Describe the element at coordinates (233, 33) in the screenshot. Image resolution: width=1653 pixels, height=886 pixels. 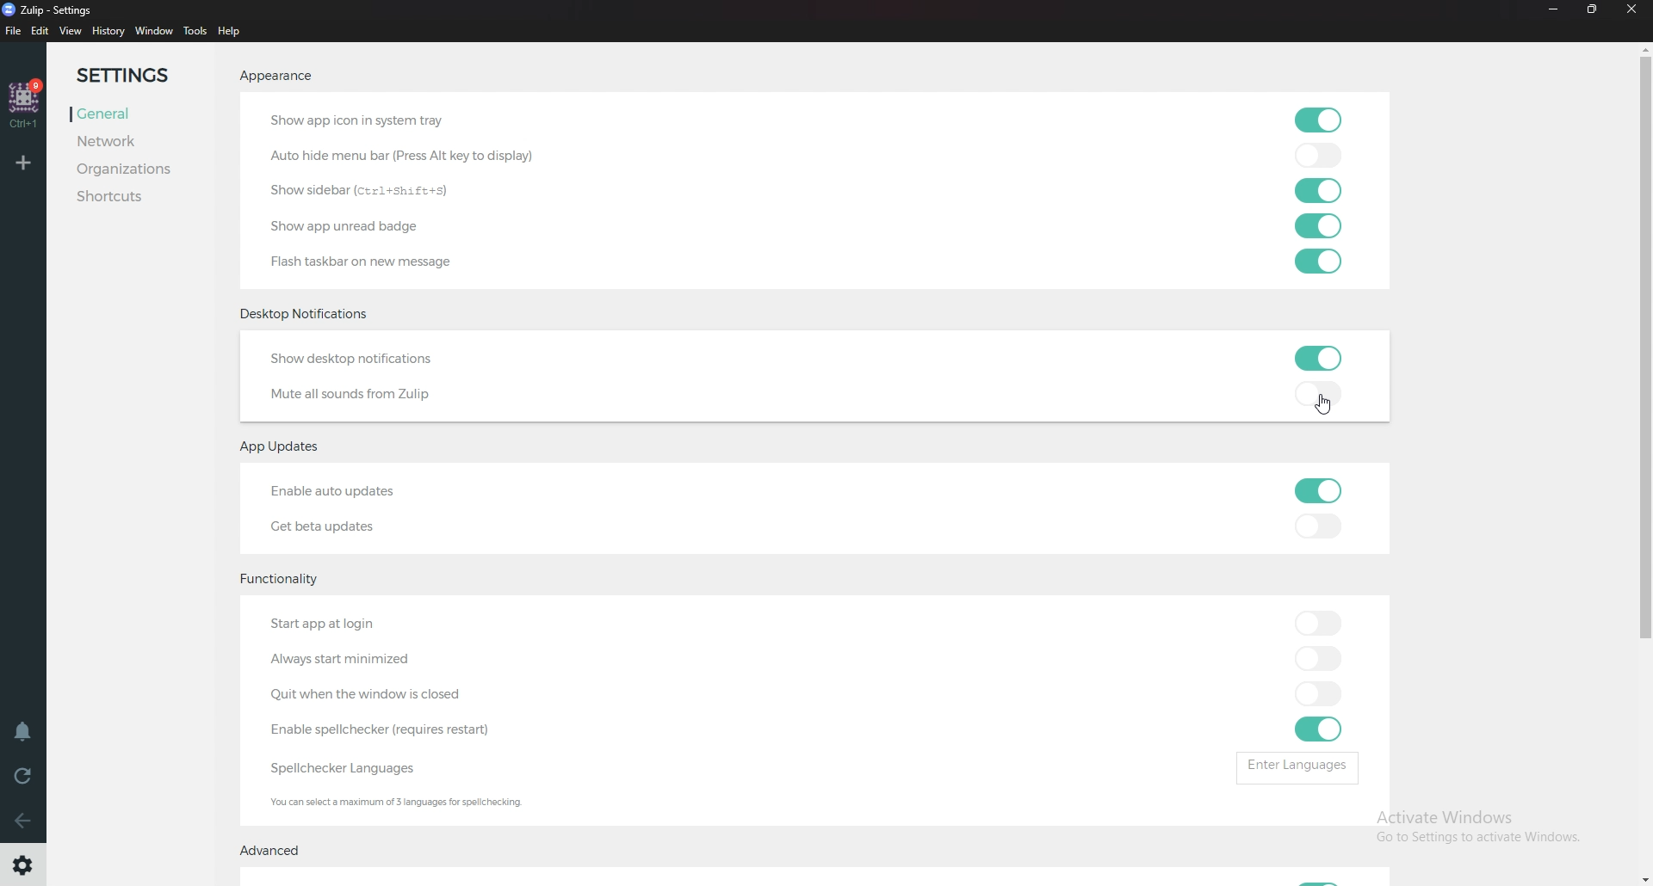
I see `help` at that location.